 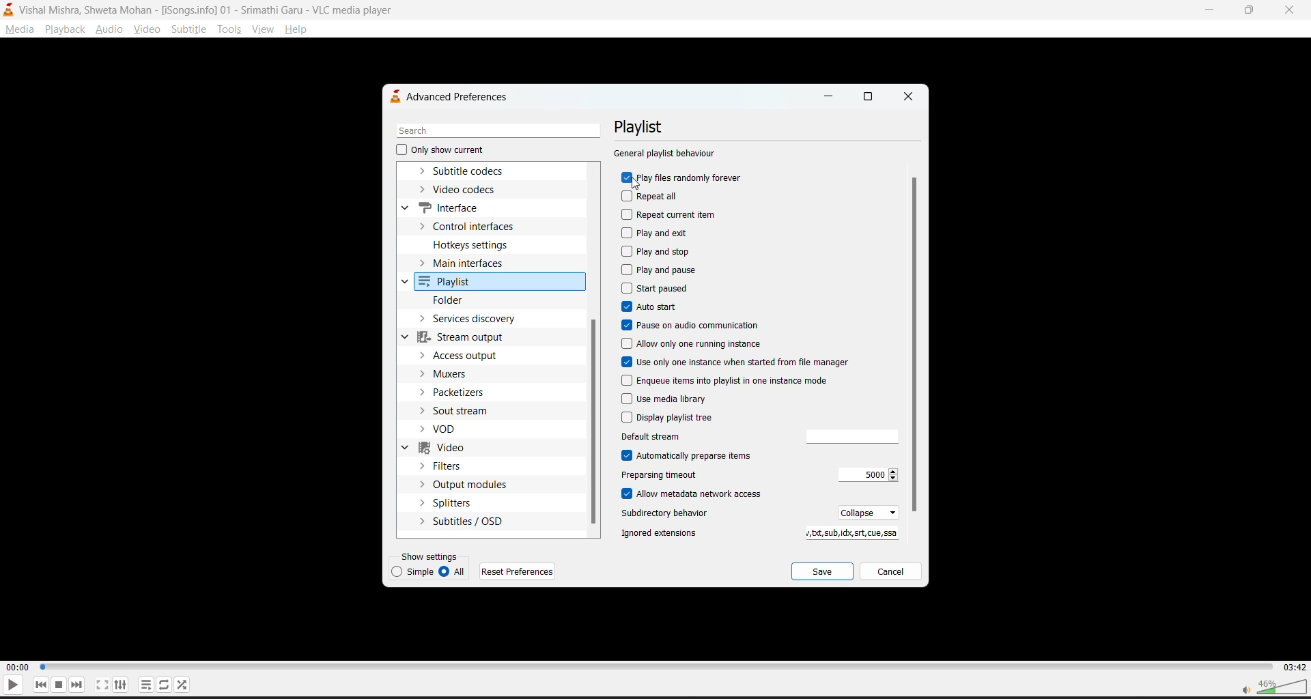 What do you see at coordinates (189, 31) in the screenshot?
I see `subtitle` at bounding box center [189, 31].